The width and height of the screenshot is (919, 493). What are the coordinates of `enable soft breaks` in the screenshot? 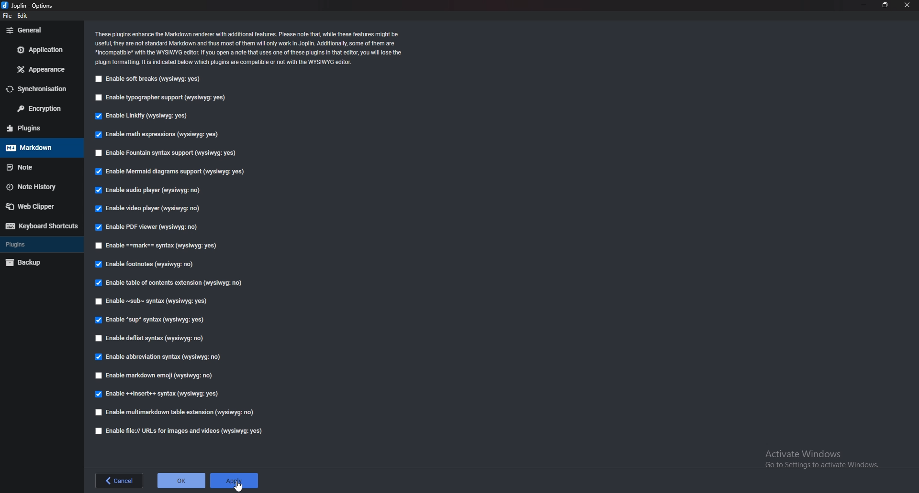 It's located at (149, 79).